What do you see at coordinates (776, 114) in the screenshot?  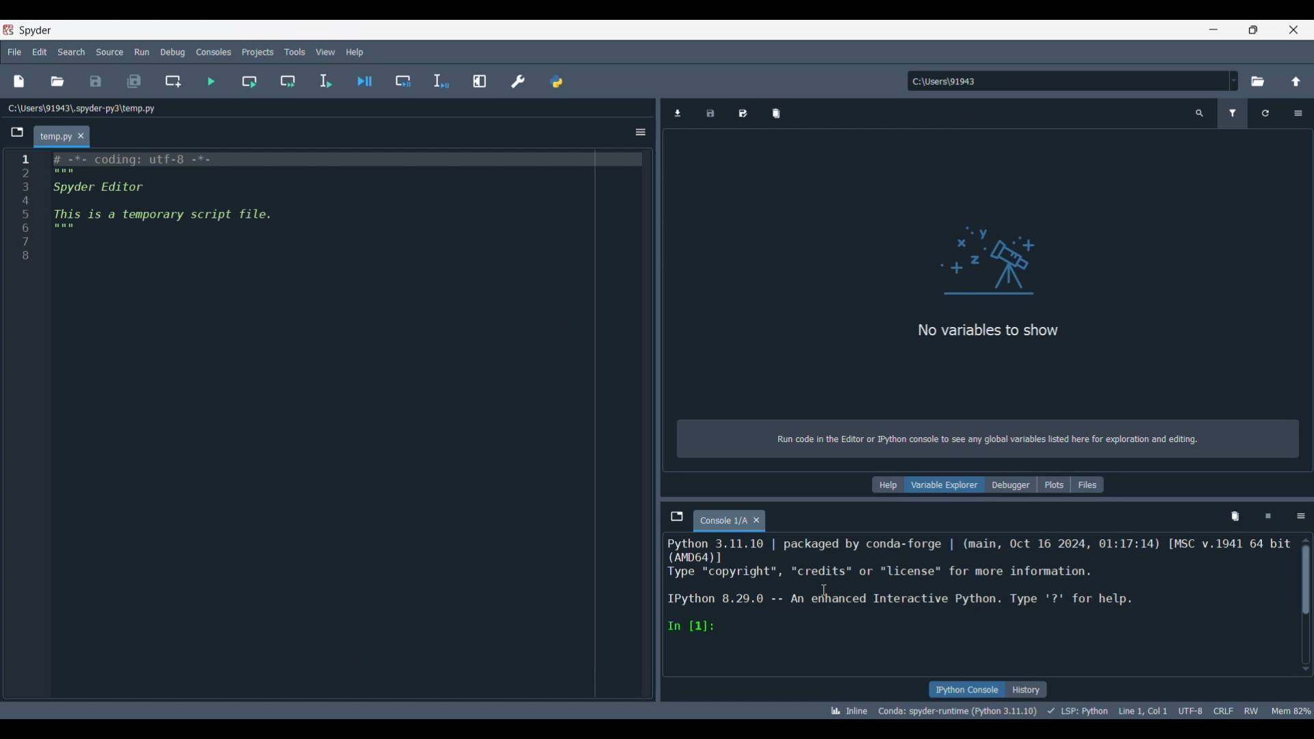 I see `Remove all variables` at bounding box center [776, 114].